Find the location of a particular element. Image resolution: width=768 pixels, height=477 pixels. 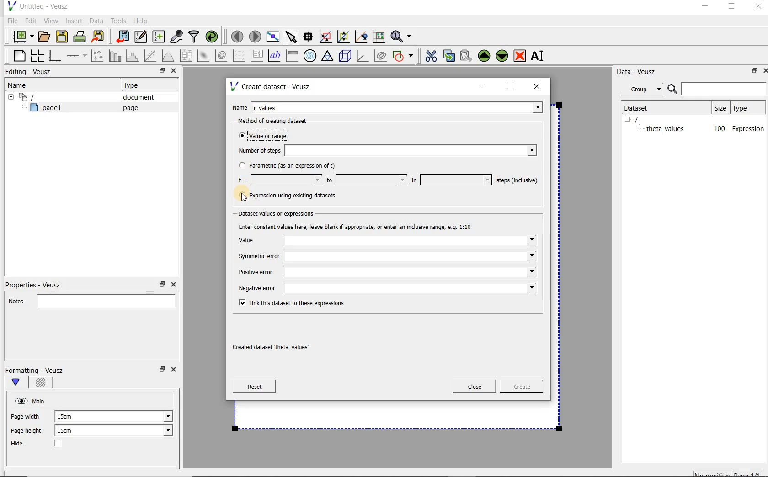

r_values is located at coordinates (398, 106).